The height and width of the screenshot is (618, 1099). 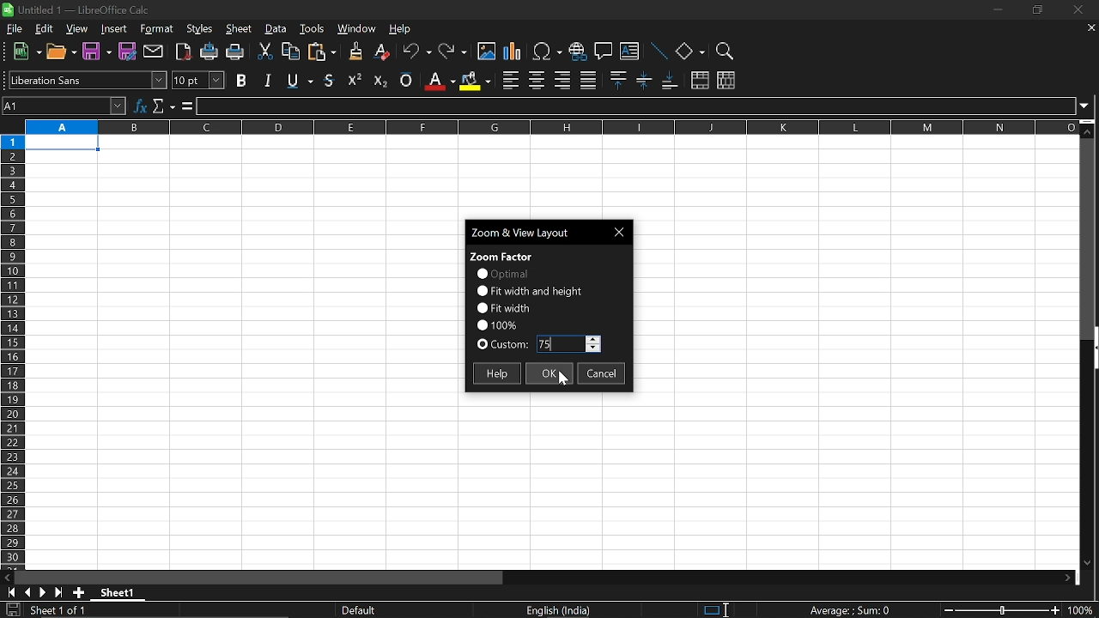 What do you see at coordinates (12, 610) in the screenshot?
I see `save` at bounding box center [12, 610].